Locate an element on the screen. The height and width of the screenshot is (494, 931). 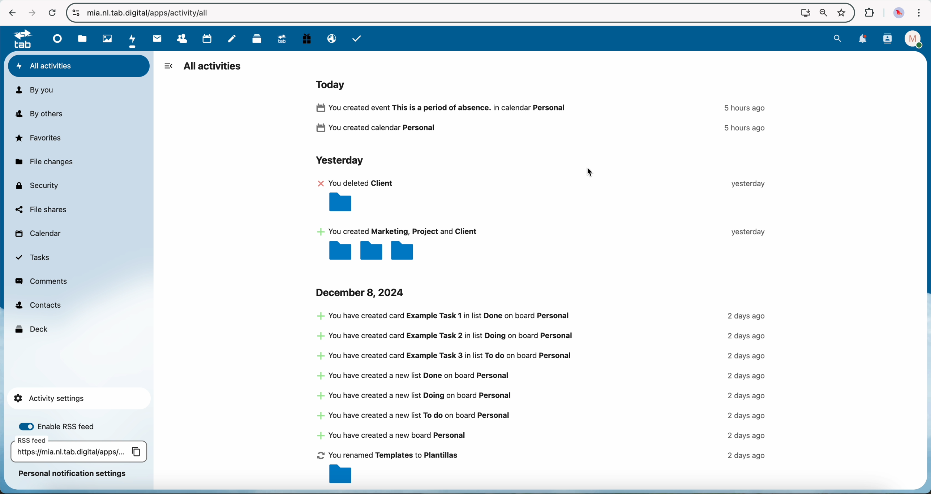
all activities is located at coordinates (213, 67).